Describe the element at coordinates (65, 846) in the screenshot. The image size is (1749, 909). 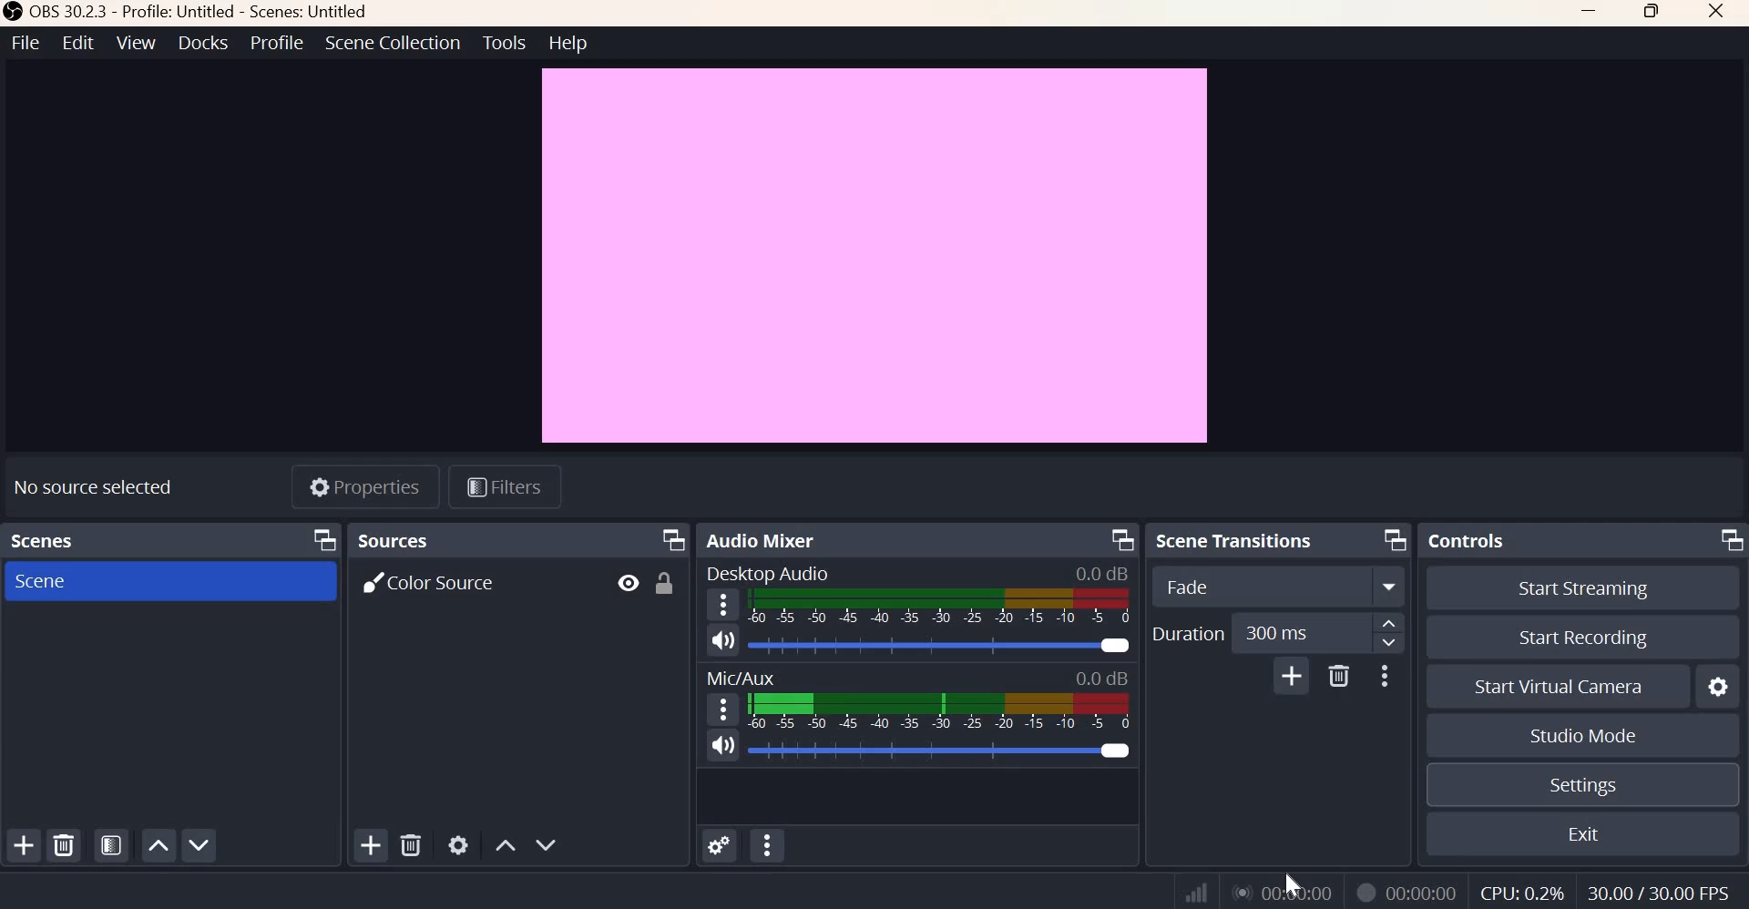
I see `remove selected scene ` at that location.